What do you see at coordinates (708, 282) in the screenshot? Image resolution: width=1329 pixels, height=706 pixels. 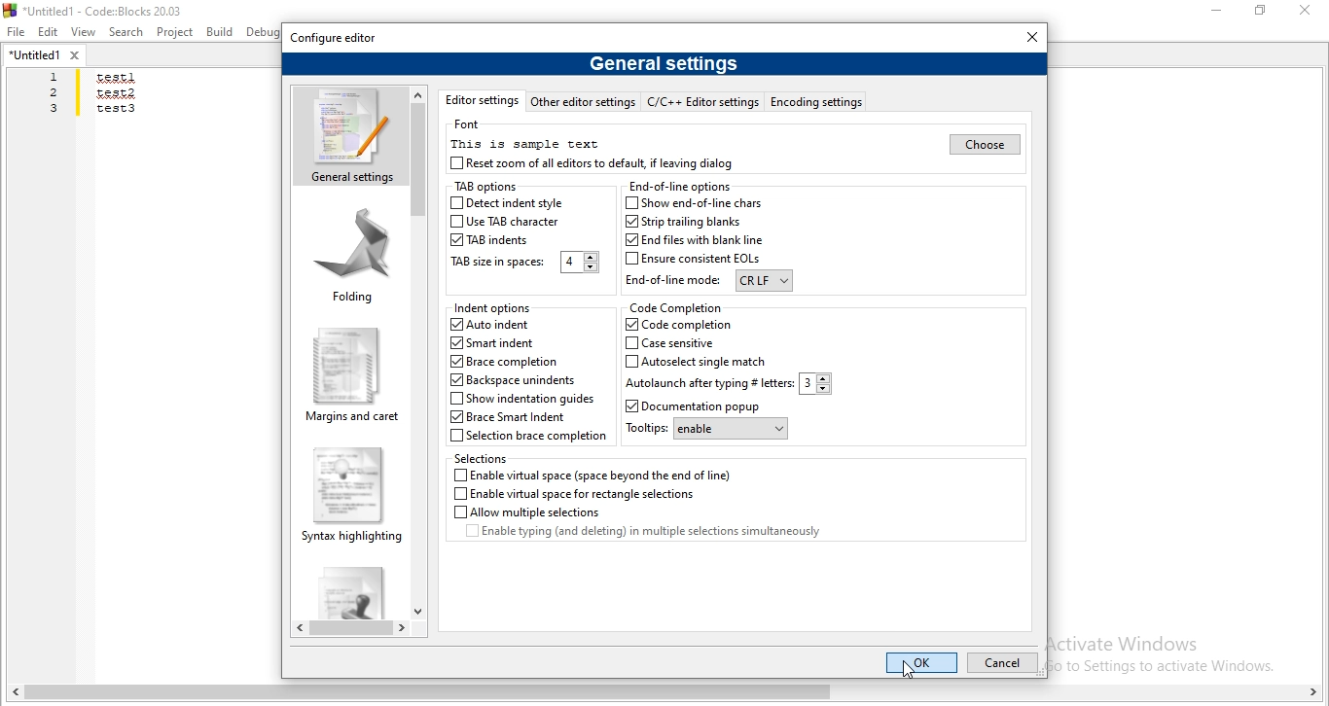 I see `End-of-line mode:` at bounding box center [708, 282].